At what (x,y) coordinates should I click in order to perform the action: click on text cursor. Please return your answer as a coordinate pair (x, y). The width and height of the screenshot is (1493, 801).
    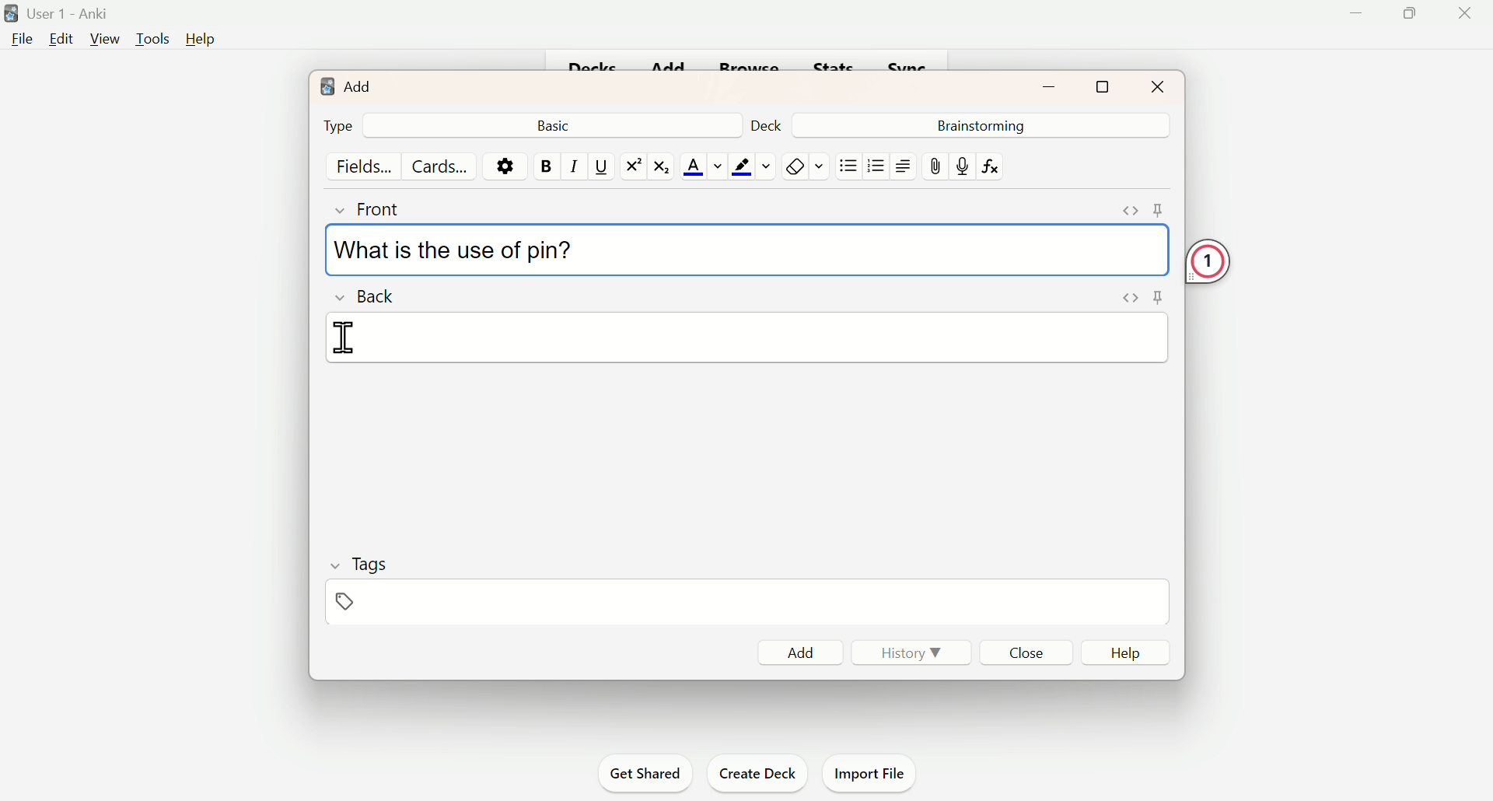
    Looking at the image, I should click on (345, 335).